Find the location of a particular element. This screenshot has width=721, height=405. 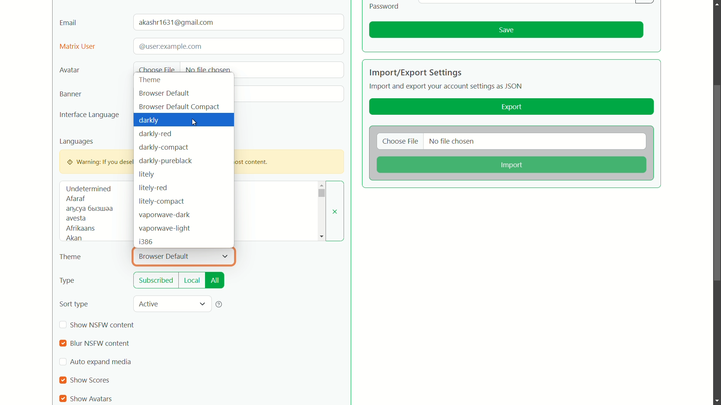

check box is located at coordinates (63, 363).